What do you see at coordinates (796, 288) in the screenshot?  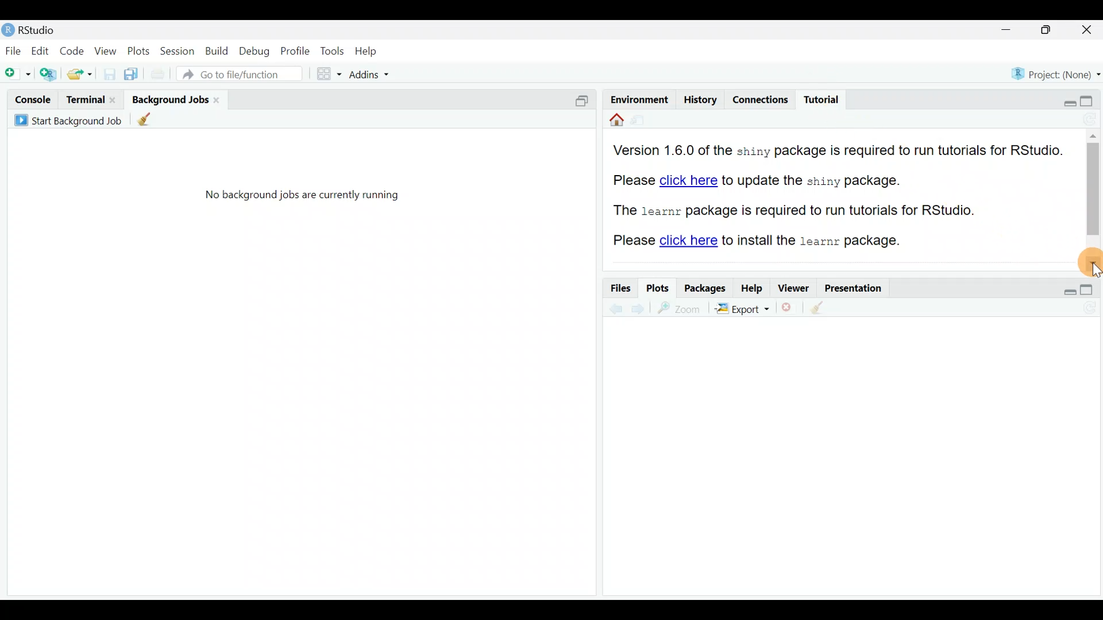 I see `Viewer` at bounding box center [796, 288].